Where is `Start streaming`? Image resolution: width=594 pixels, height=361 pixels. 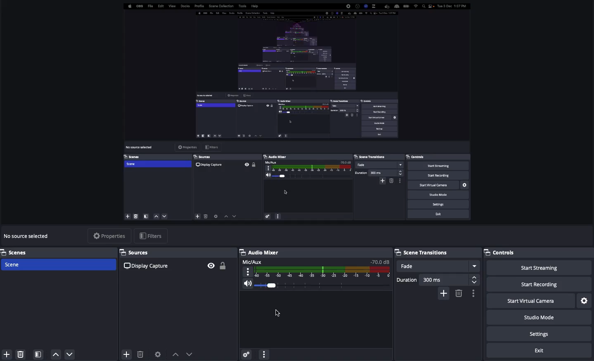 Start streaming is located at coordinates (539, 268).